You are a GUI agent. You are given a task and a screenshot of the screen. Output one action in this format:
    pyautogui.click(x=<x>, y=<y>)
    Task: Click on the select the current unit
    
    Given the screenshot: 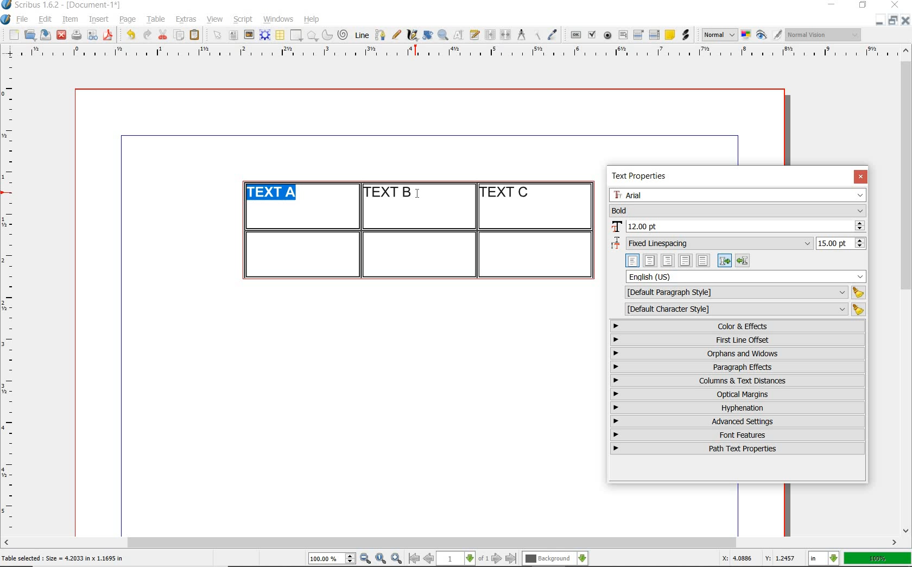 What is the action you would take?
    pyautogui.click(x=824, y=559)
    